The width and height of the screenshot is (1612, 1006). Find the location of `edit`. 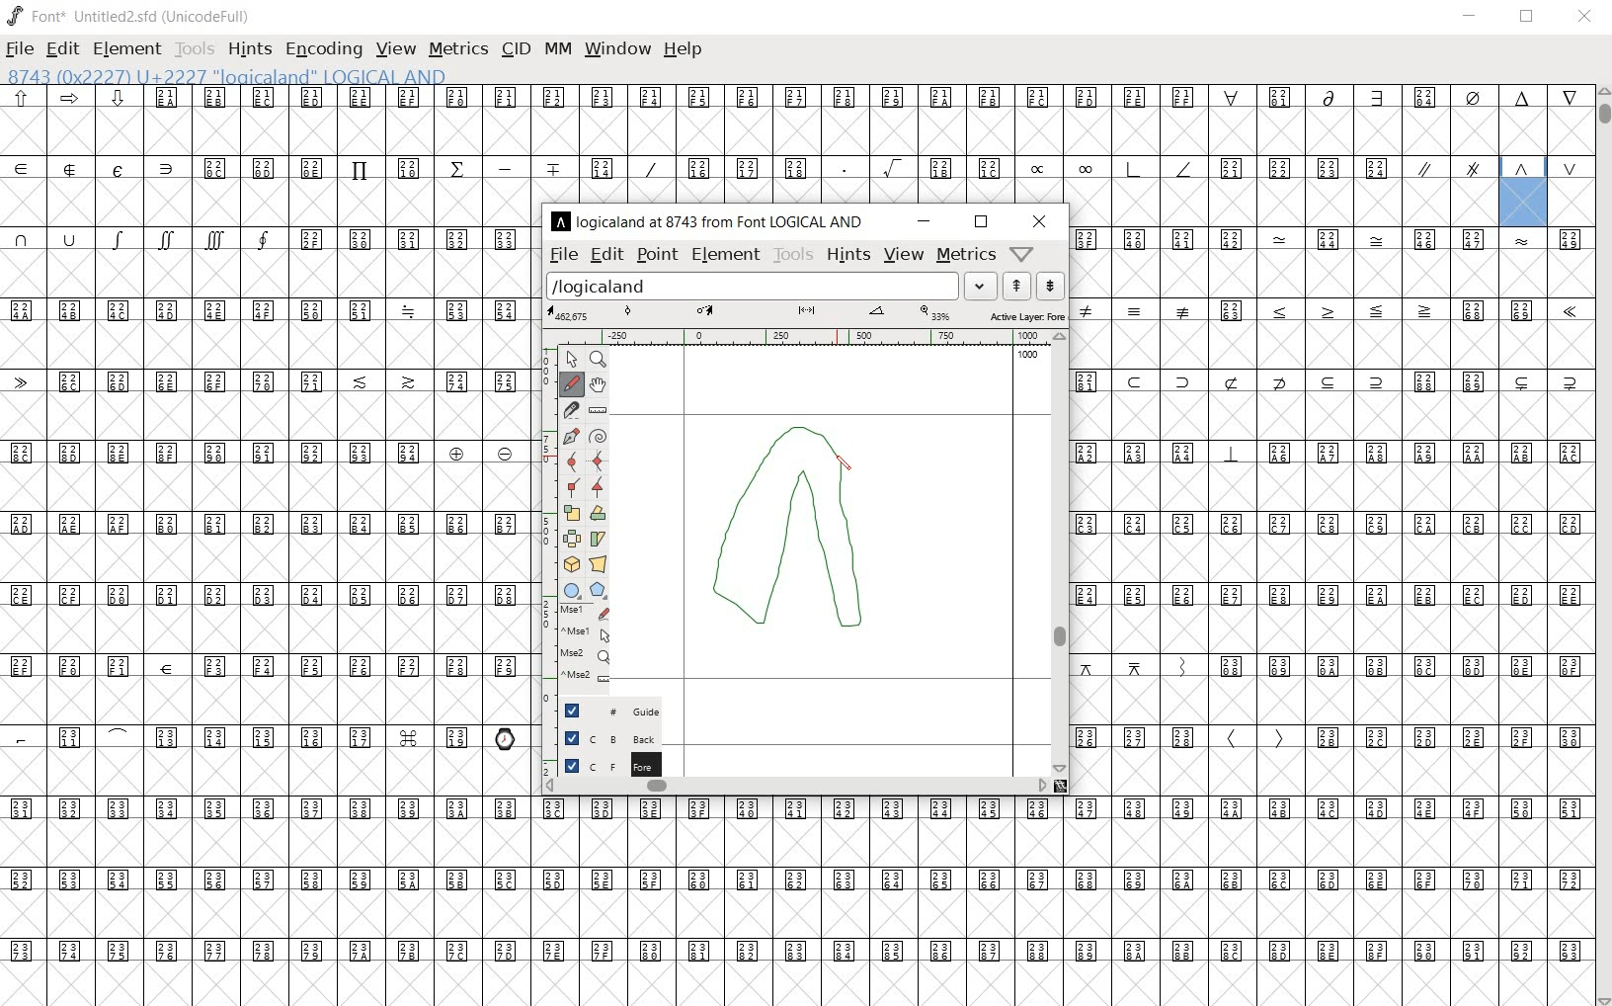

edit is located at coordinates (61, 48).